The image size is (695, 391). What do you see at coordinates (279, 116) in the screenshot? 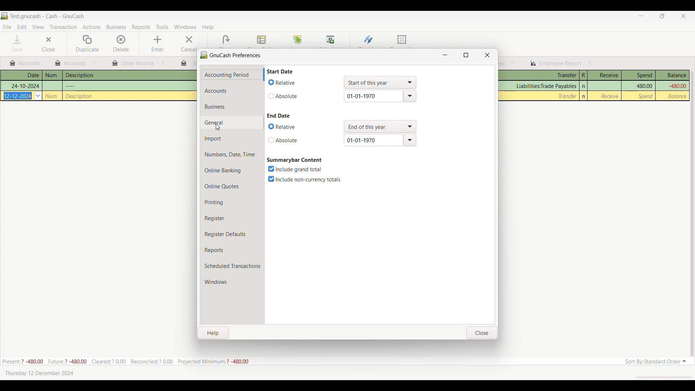
I see `Section title` at bounding box center [279, 116].